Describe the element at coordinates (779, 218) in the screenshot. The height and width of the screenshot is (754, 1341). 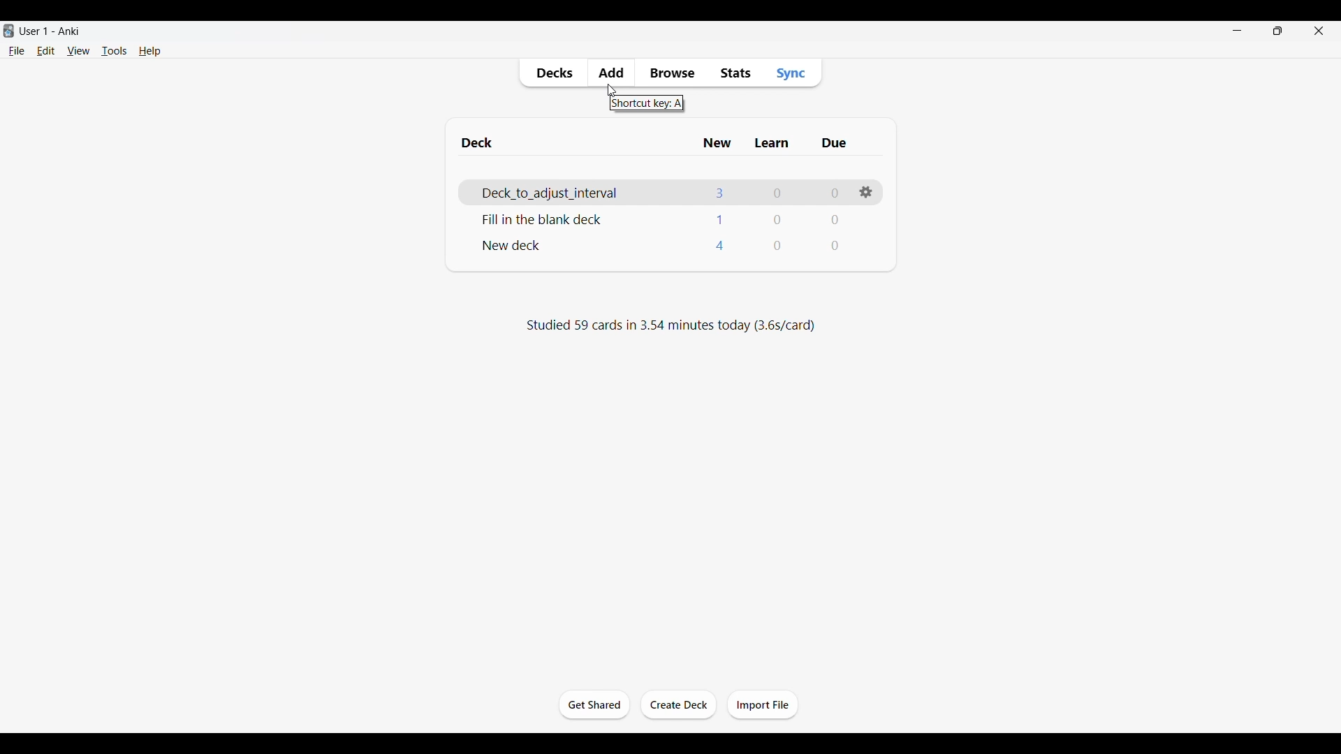
I see `Details specific to each column and deck` at that location.